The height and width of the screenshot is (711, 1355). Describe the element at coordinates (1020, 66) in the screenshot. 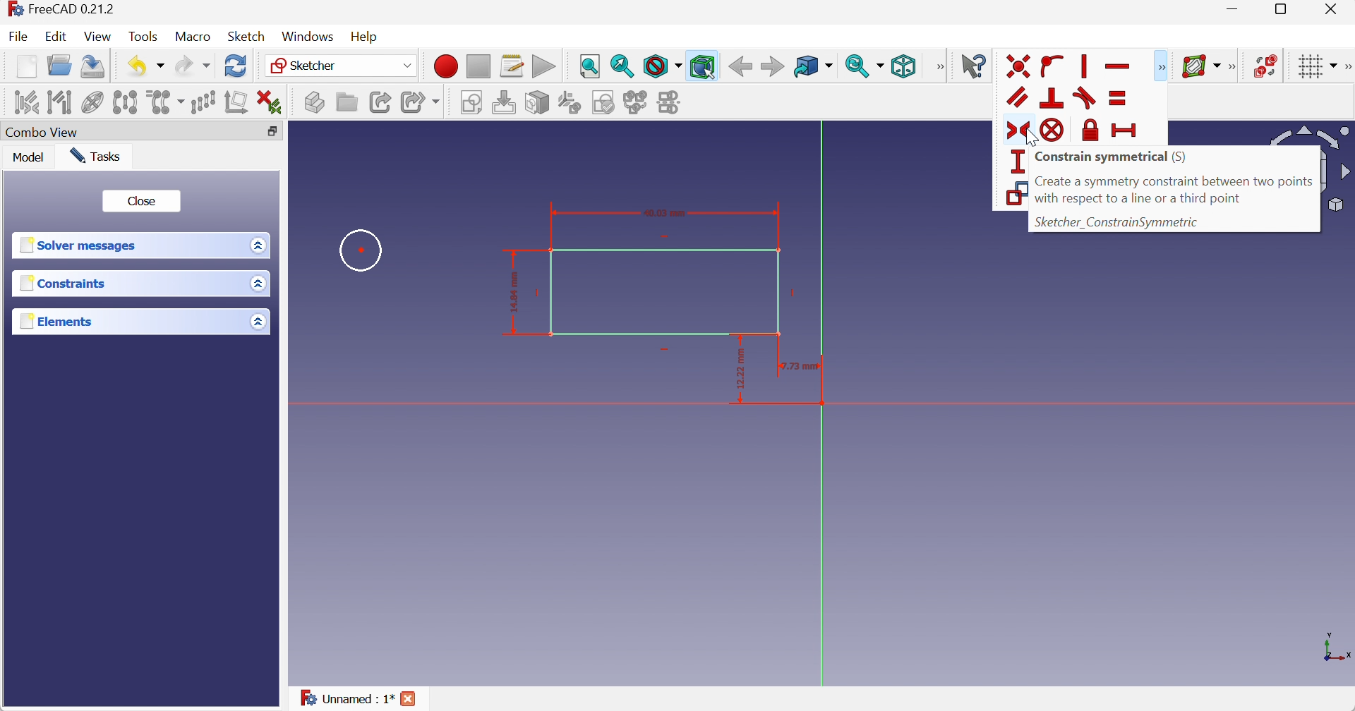

I see `Constrain coincident` at that location.